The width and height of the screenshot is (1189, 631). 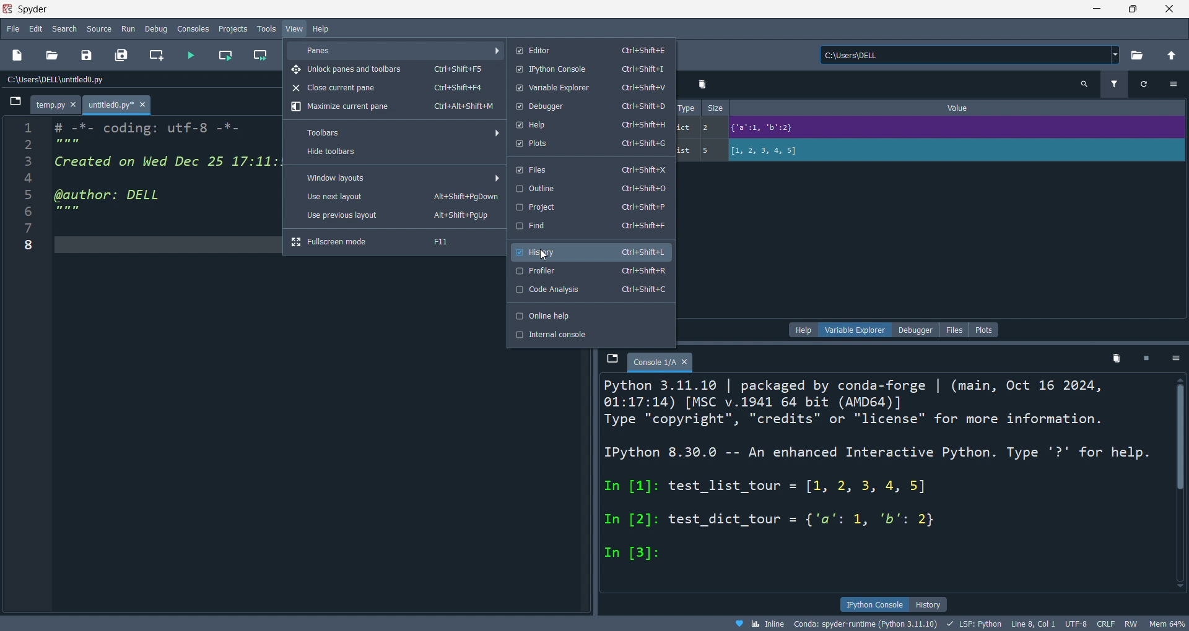 I want to click on dict, so click(x=686, y=129).